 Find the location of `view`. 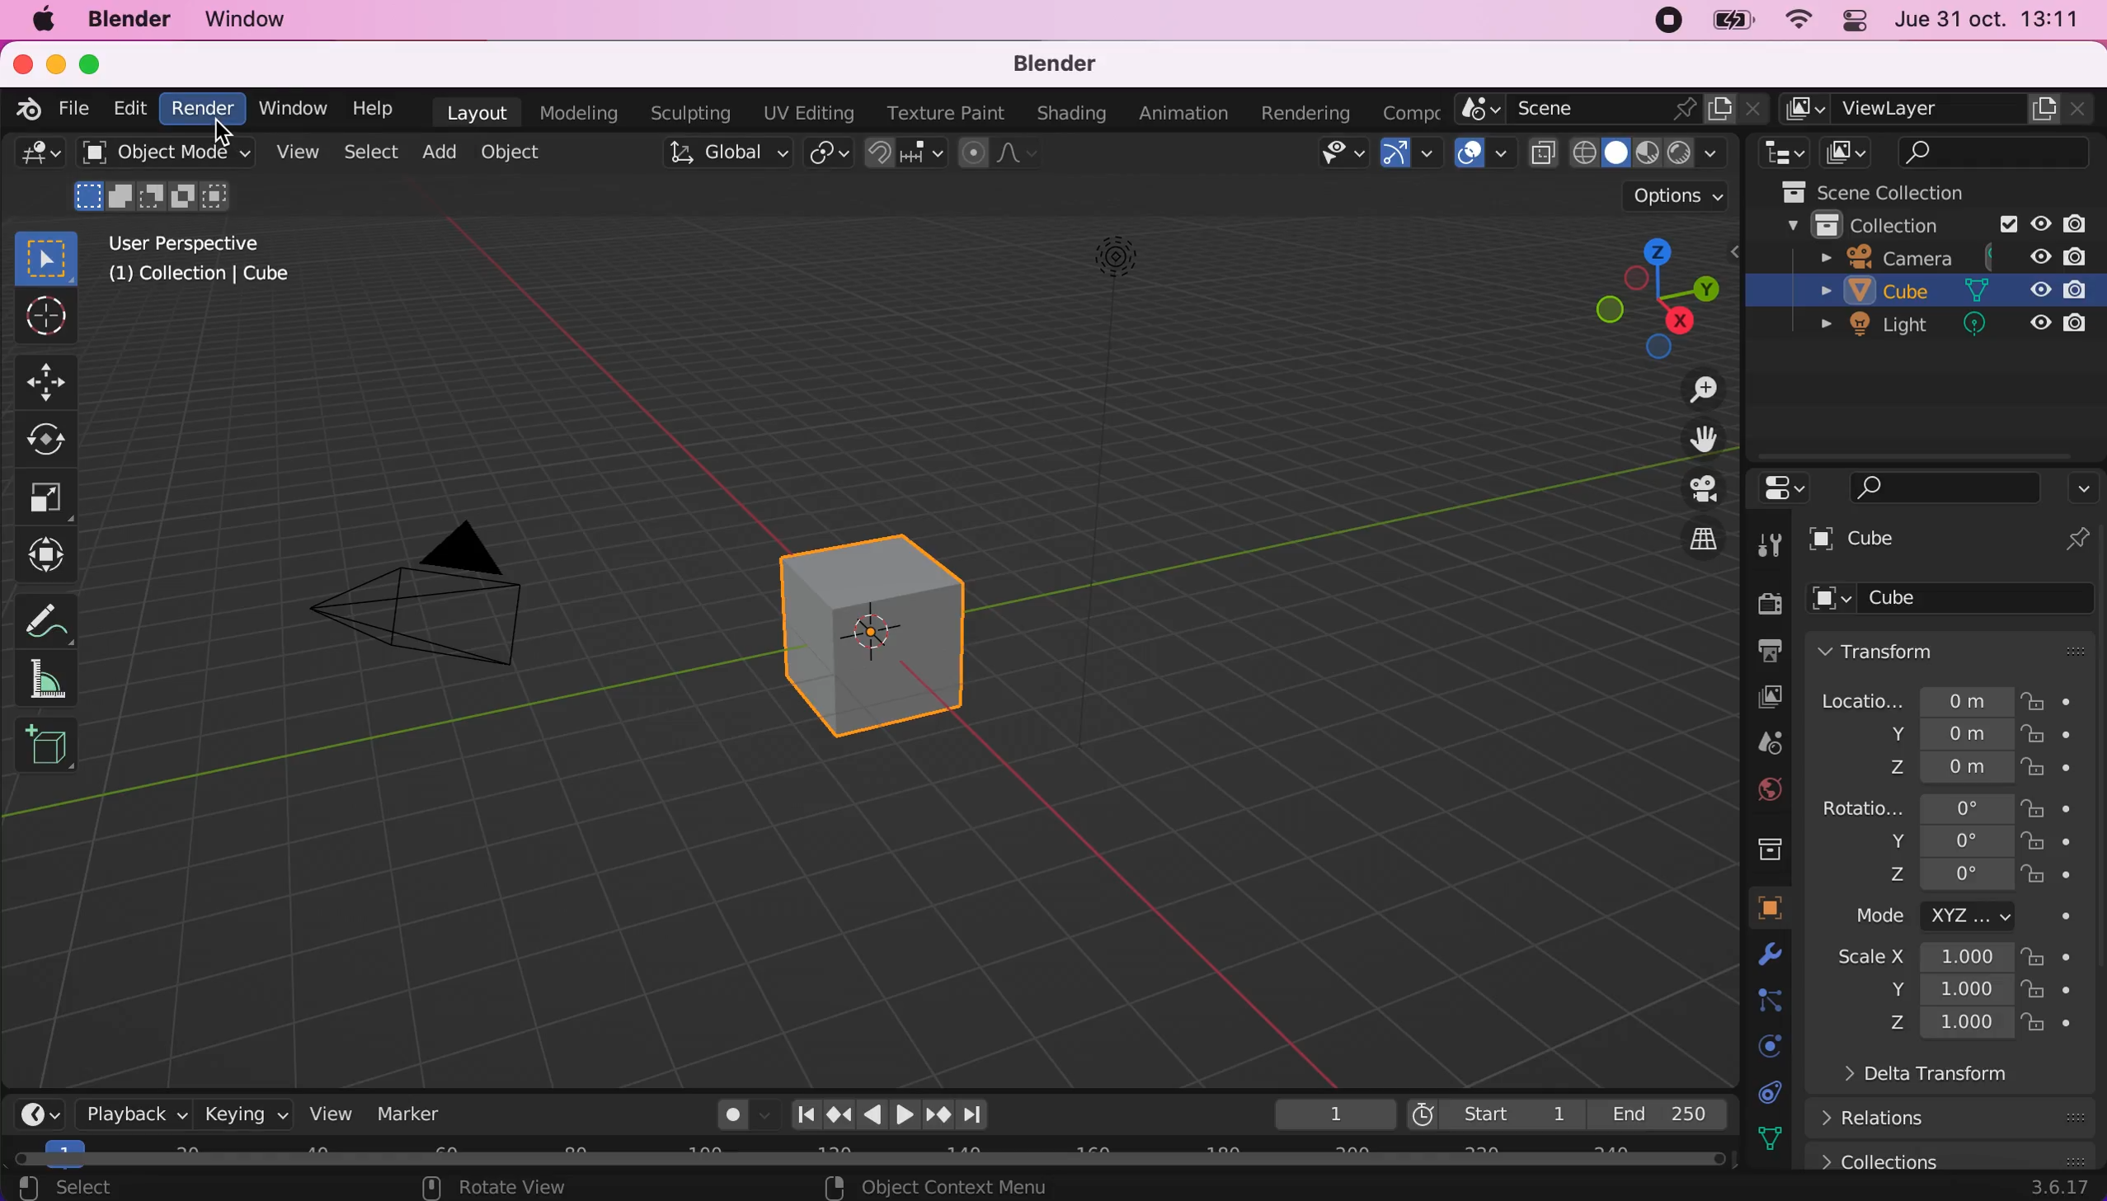

view is located at coordinates (296, 152).